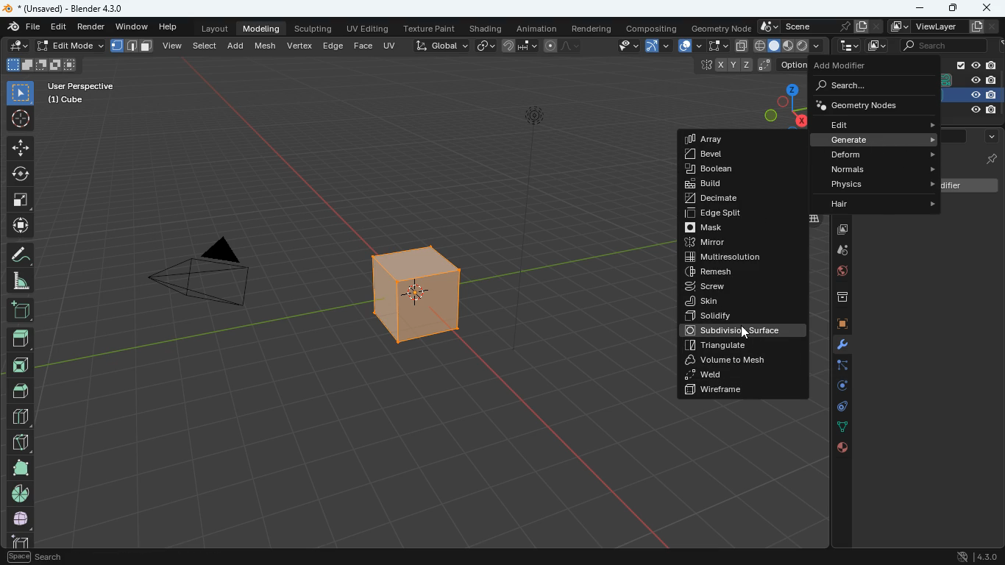  Describe the element at coordinates (21, 521) in the screenshot. I see `whole` at that location.